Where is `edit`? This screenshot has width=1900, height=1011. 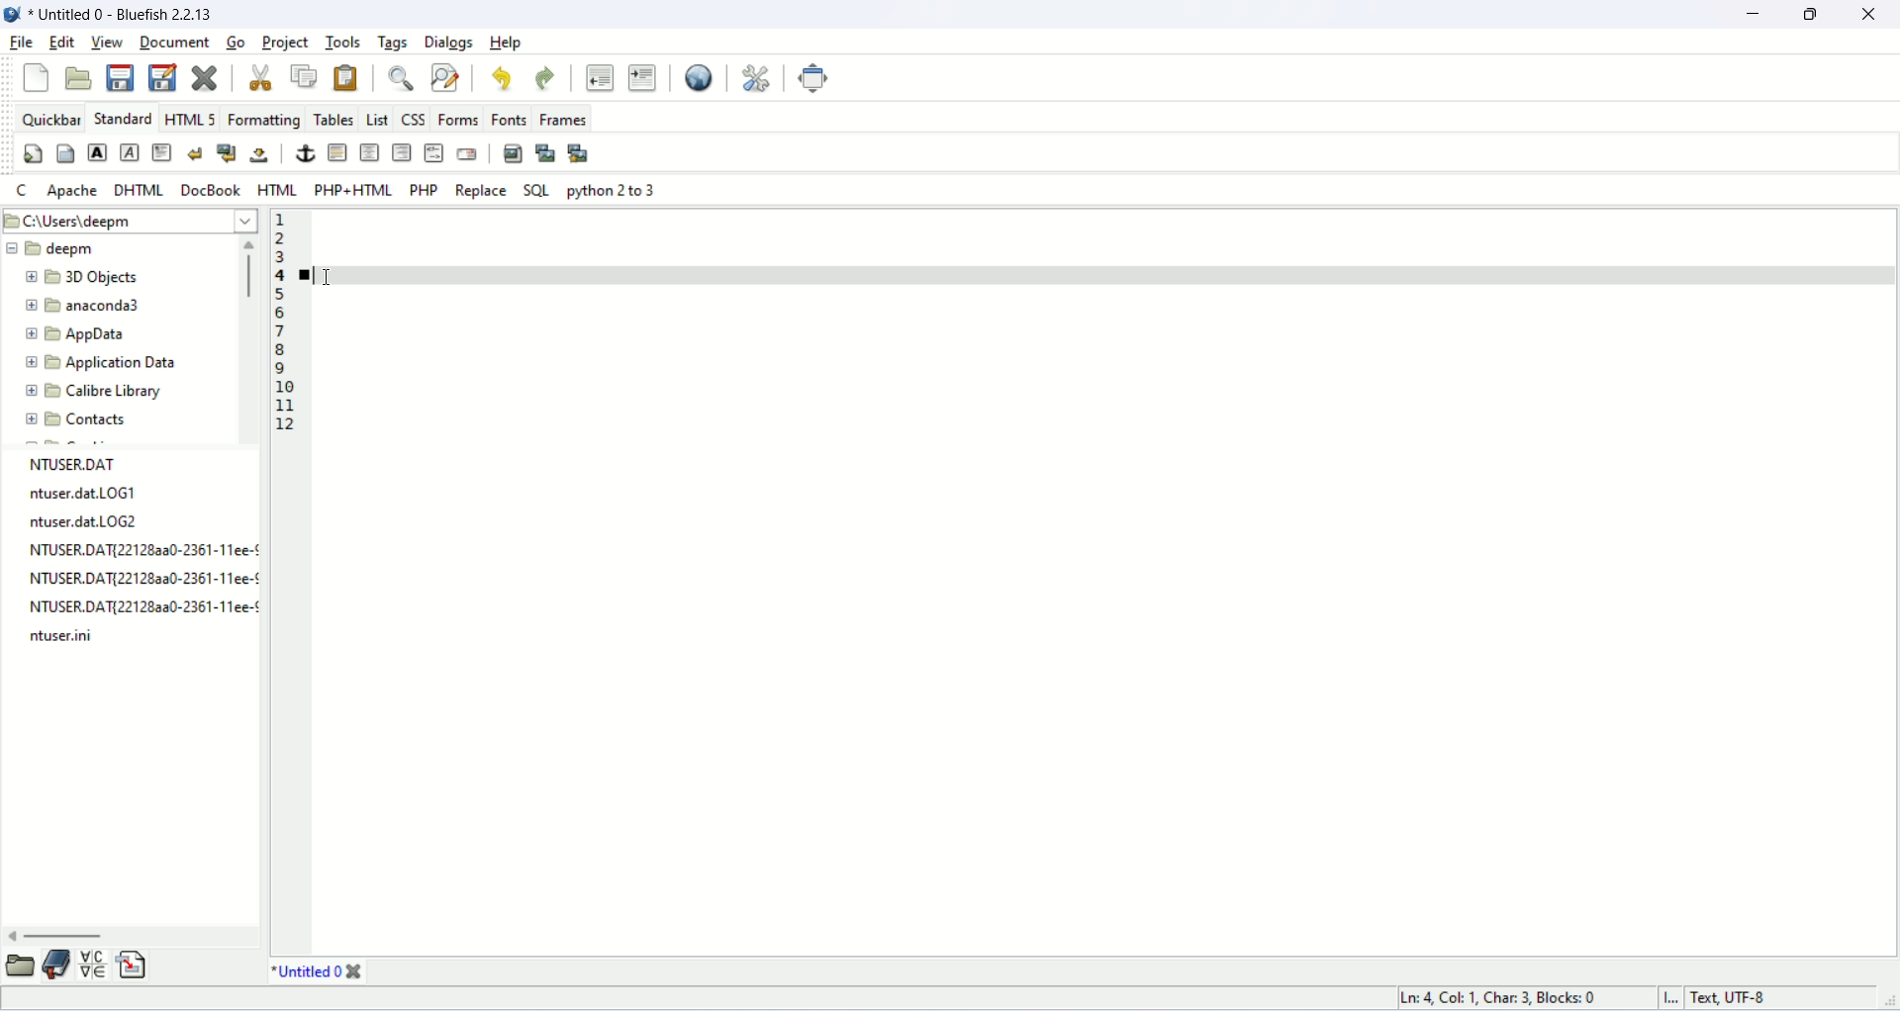
edit is located at coordinates (62, 41).